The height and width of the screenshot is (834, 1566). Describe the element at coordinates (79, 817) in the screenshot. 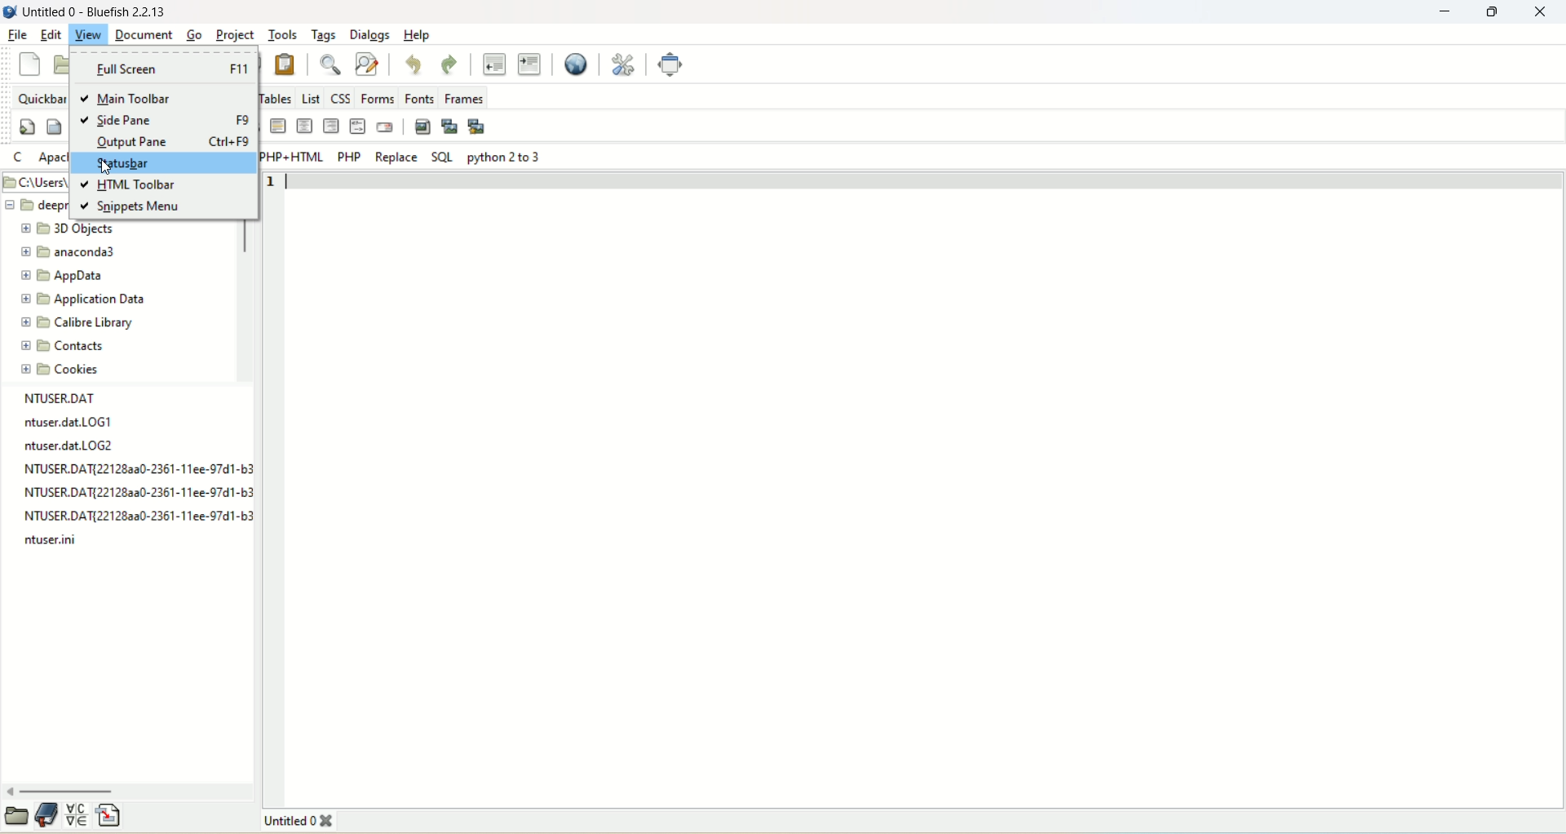

I see `insert special character` at that location.